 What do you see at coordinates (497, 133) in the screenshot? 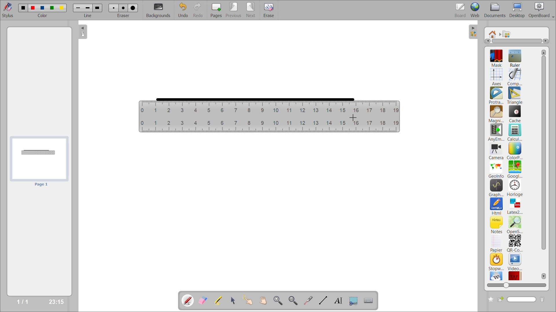
I see `anyembed` at bounding box center [497, 133].